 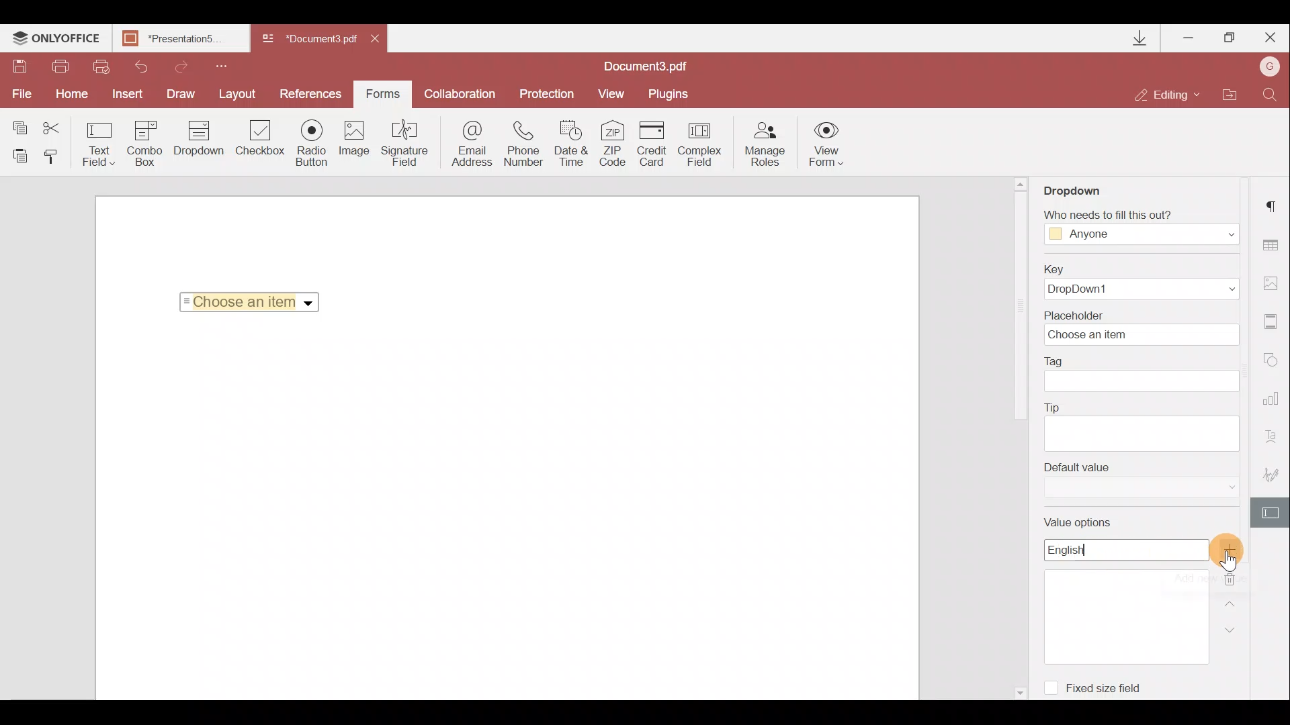 What do you see at coordinates (62, 67) in the screenshot?
I see `Print file` at bounding box center [62, 67].